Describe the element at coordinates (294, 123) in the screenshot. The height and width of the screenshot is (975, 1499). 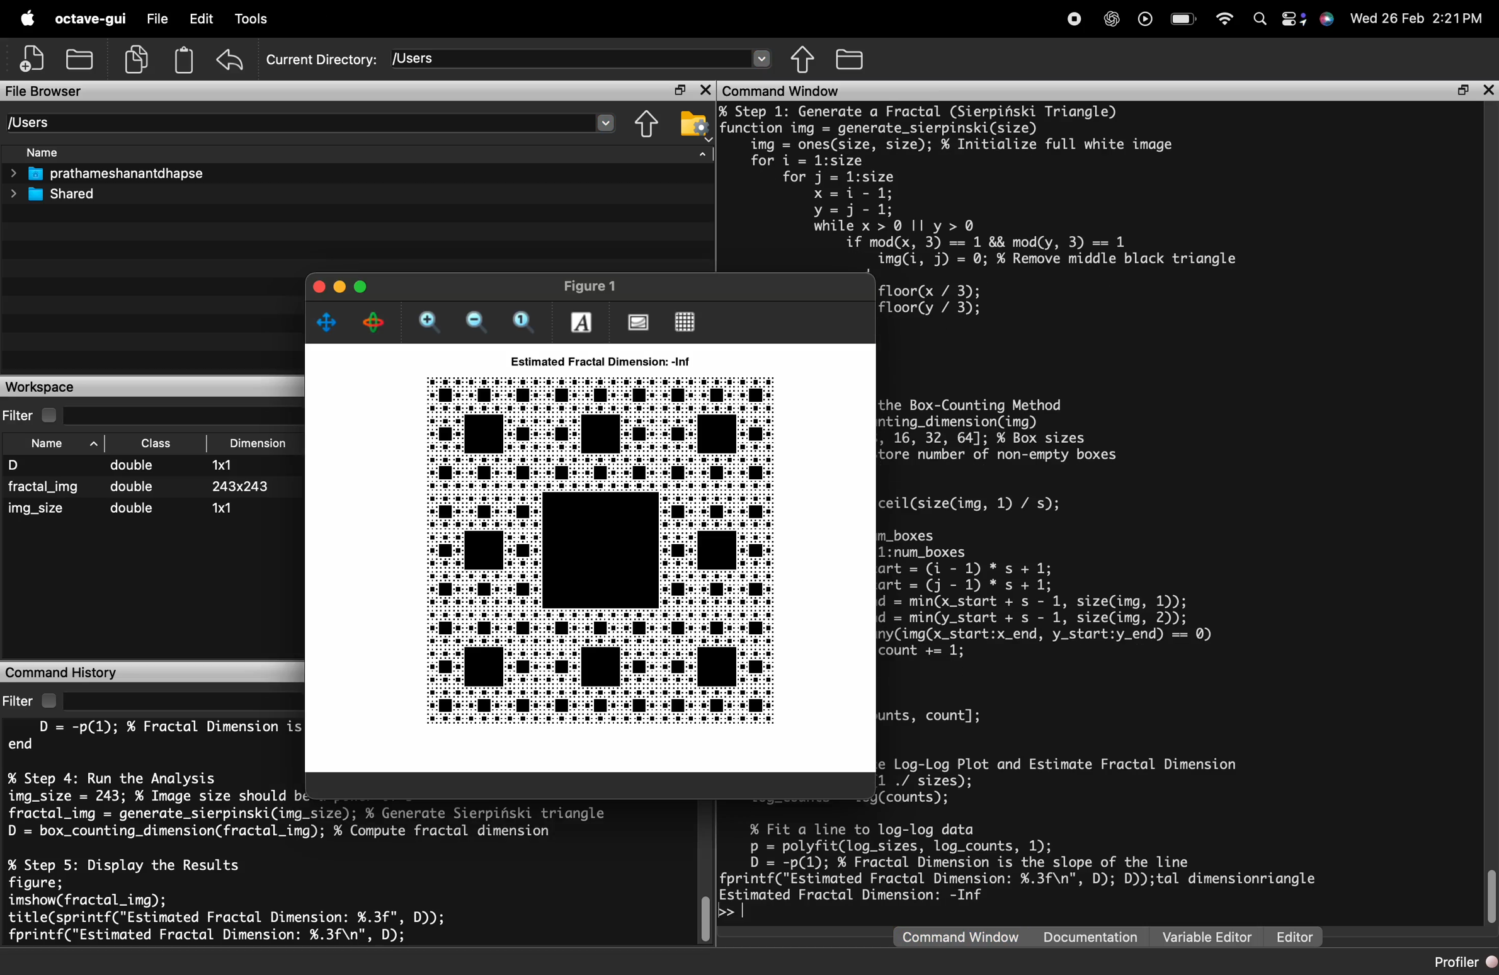
I see `enter the path or filename` at that location.